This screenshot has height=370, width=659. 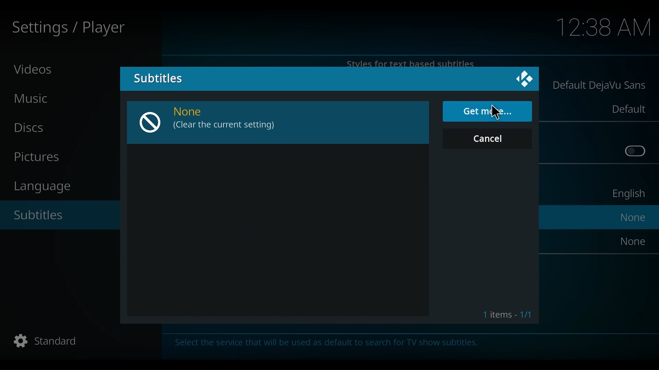 I want to click on Default, so click(x=628, y=109).